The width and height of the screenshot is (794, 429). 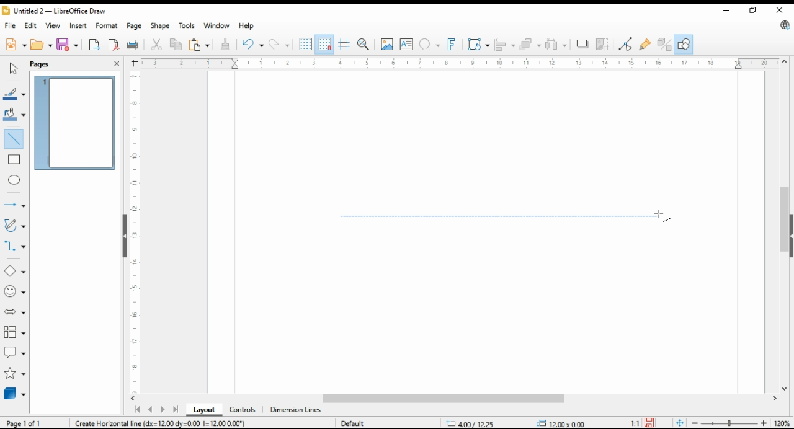 I want to click on edit, so click(x=30, y=24).